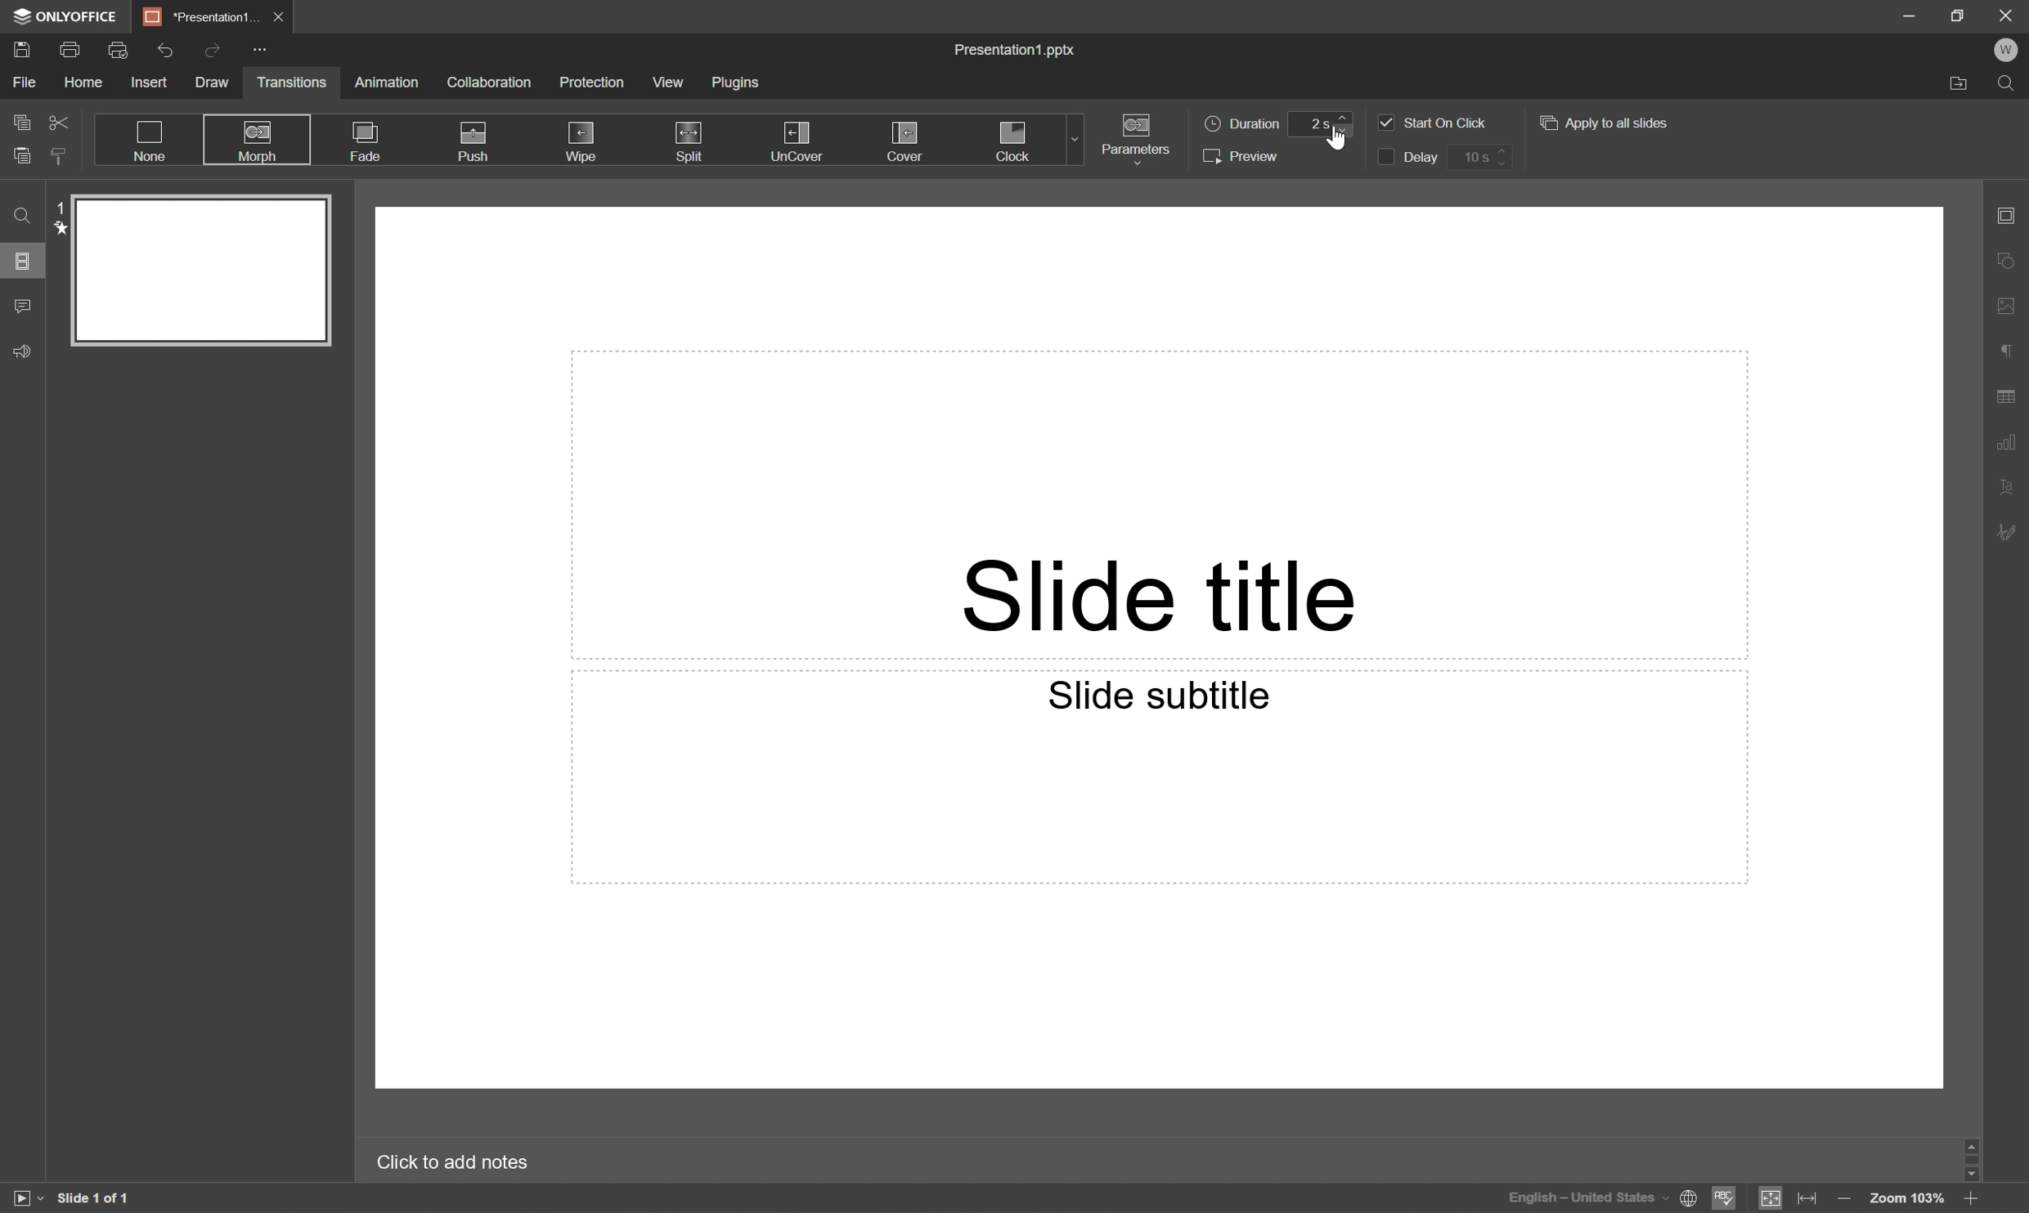  I want to click on Presentation.pptx, so click(1017, 49).